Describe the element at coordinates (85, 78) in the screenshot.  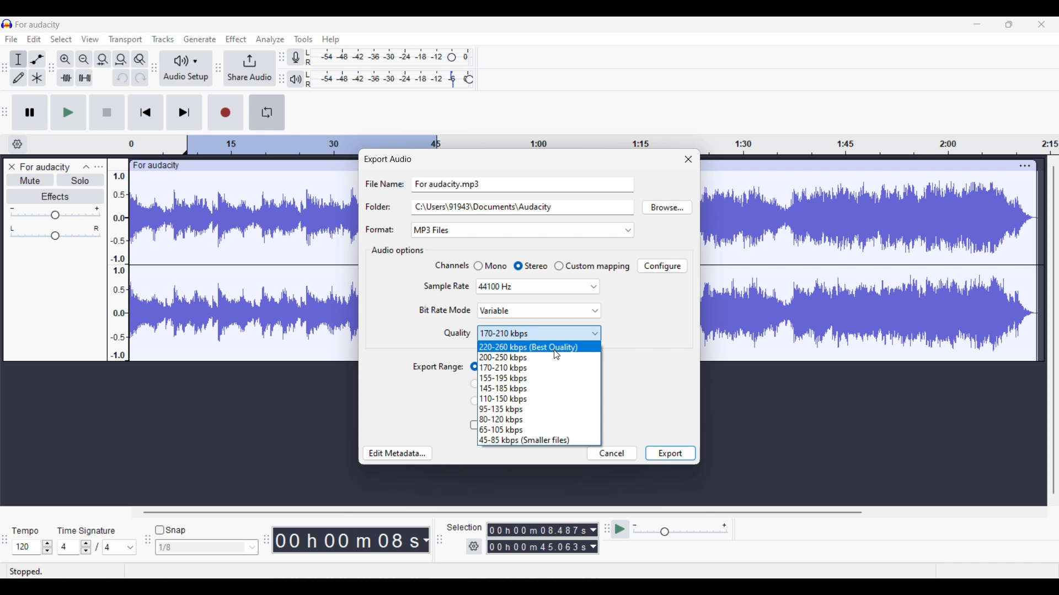
I see `Silence audio selection` at that location.